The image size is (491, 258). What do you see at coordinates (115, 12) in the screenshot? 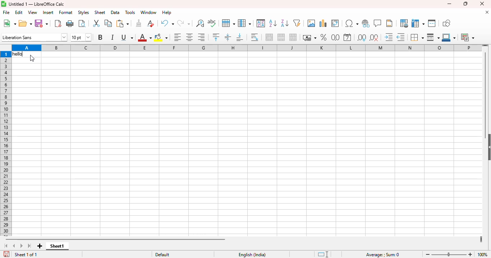
I see `data` at bounding box center [115, 12].